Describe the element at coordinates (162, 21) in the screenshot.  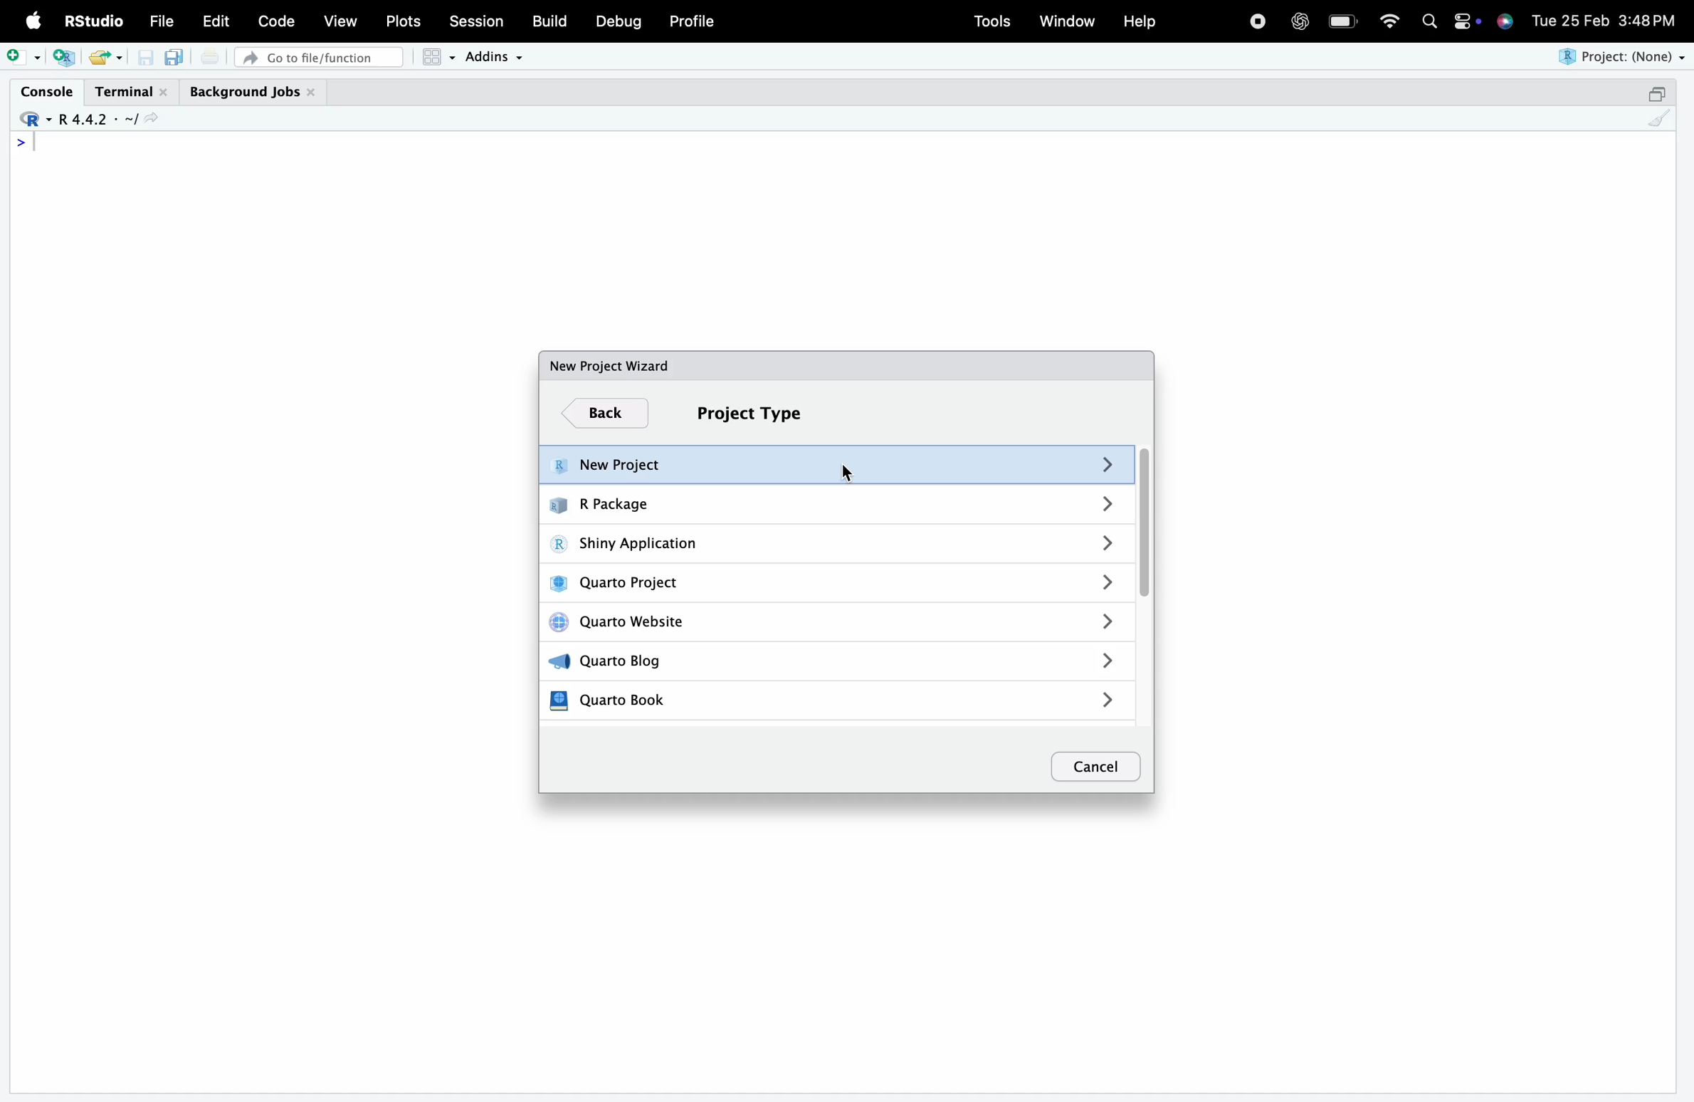
I see `File` at that location.